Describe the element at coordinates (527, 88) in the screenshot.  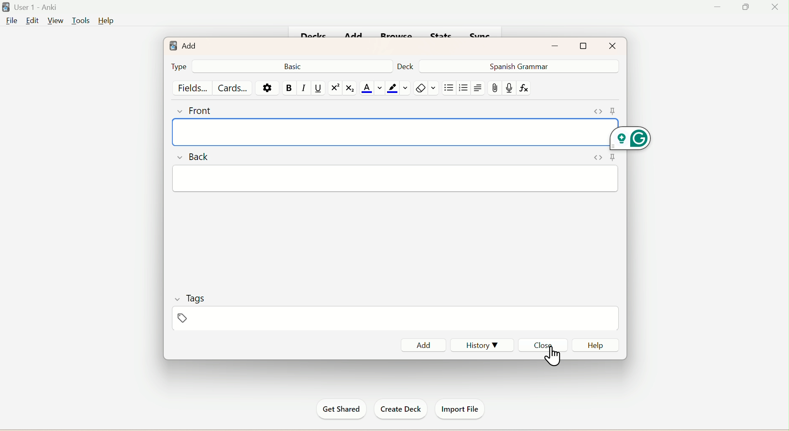
I see `fx` at that location.